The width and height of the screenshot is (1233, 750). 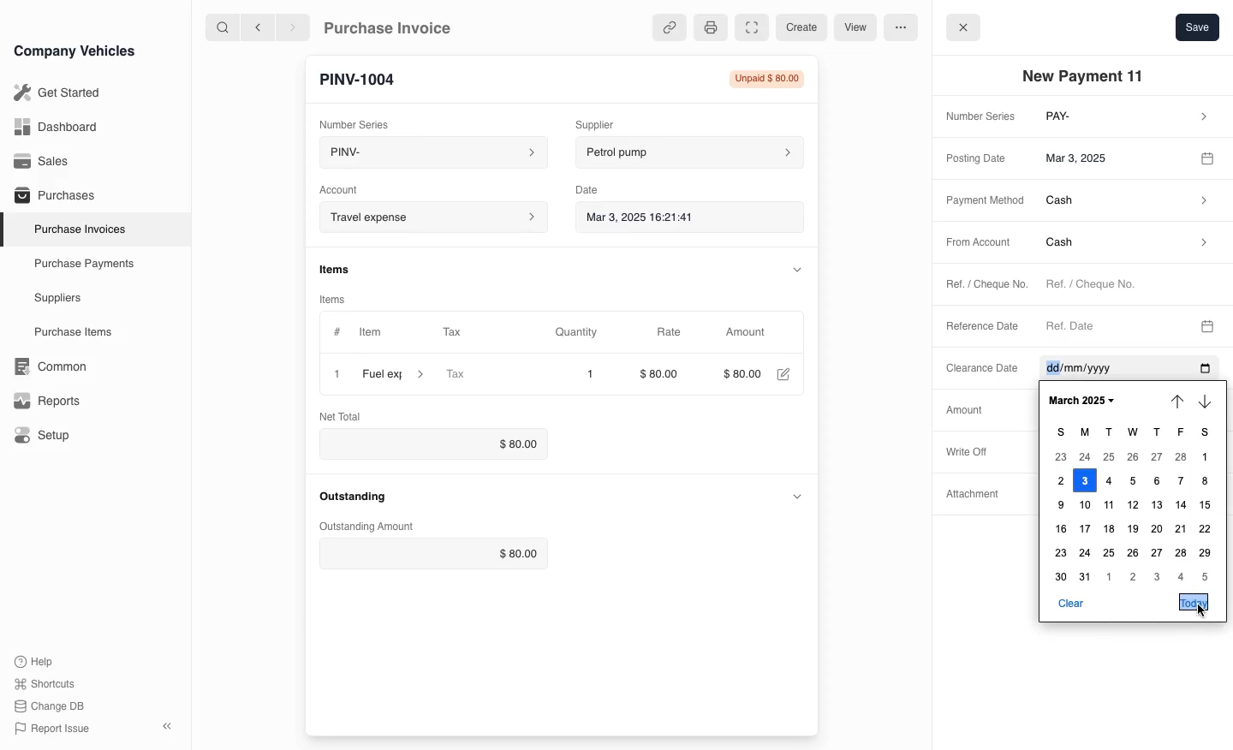 I want to click on create, so click(x=799, y=27).